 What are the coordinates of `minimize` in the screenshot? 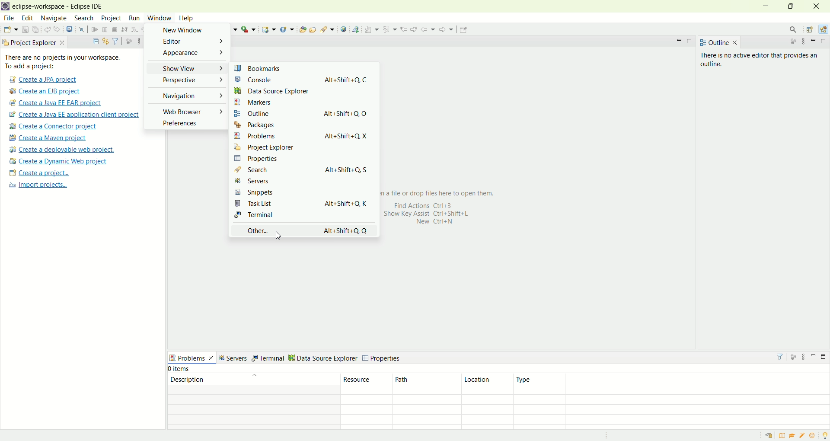 It's located at (678, 41).